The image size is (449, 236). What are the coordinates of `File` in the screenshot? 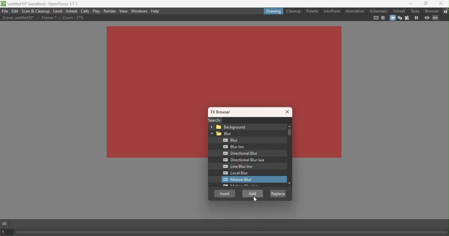 It's located at (5, 11).